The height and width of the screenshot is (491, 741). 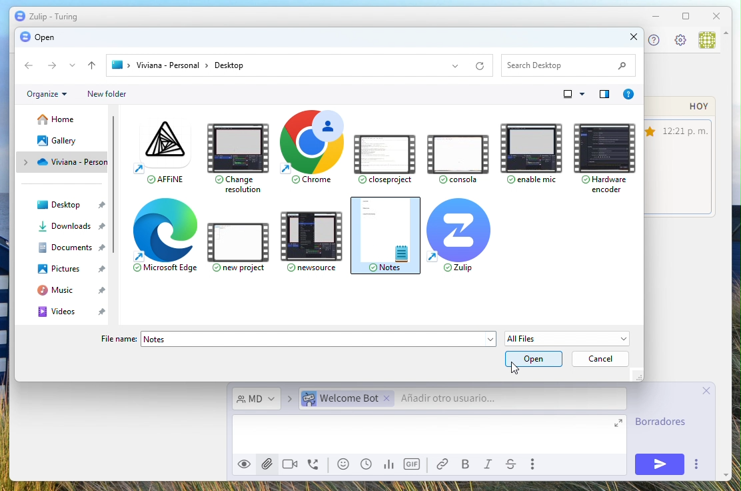 I want to click on Box, so click(x=685, y=17).